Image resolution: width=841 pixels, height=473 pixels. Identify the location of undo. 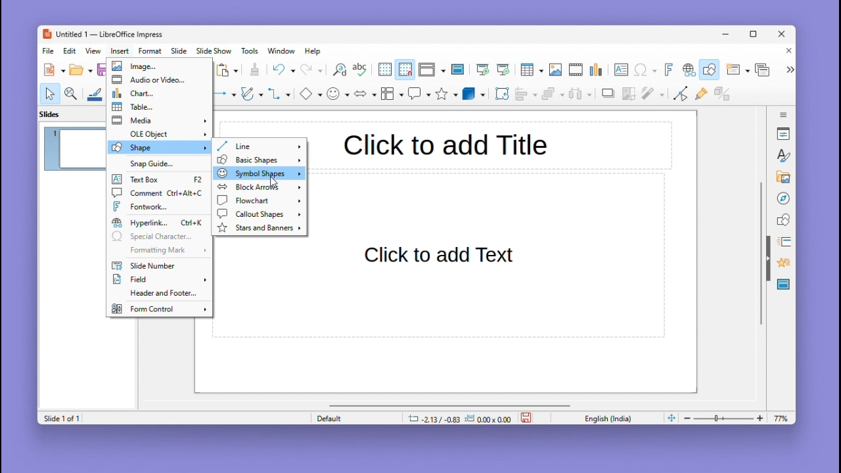
(283, 70).